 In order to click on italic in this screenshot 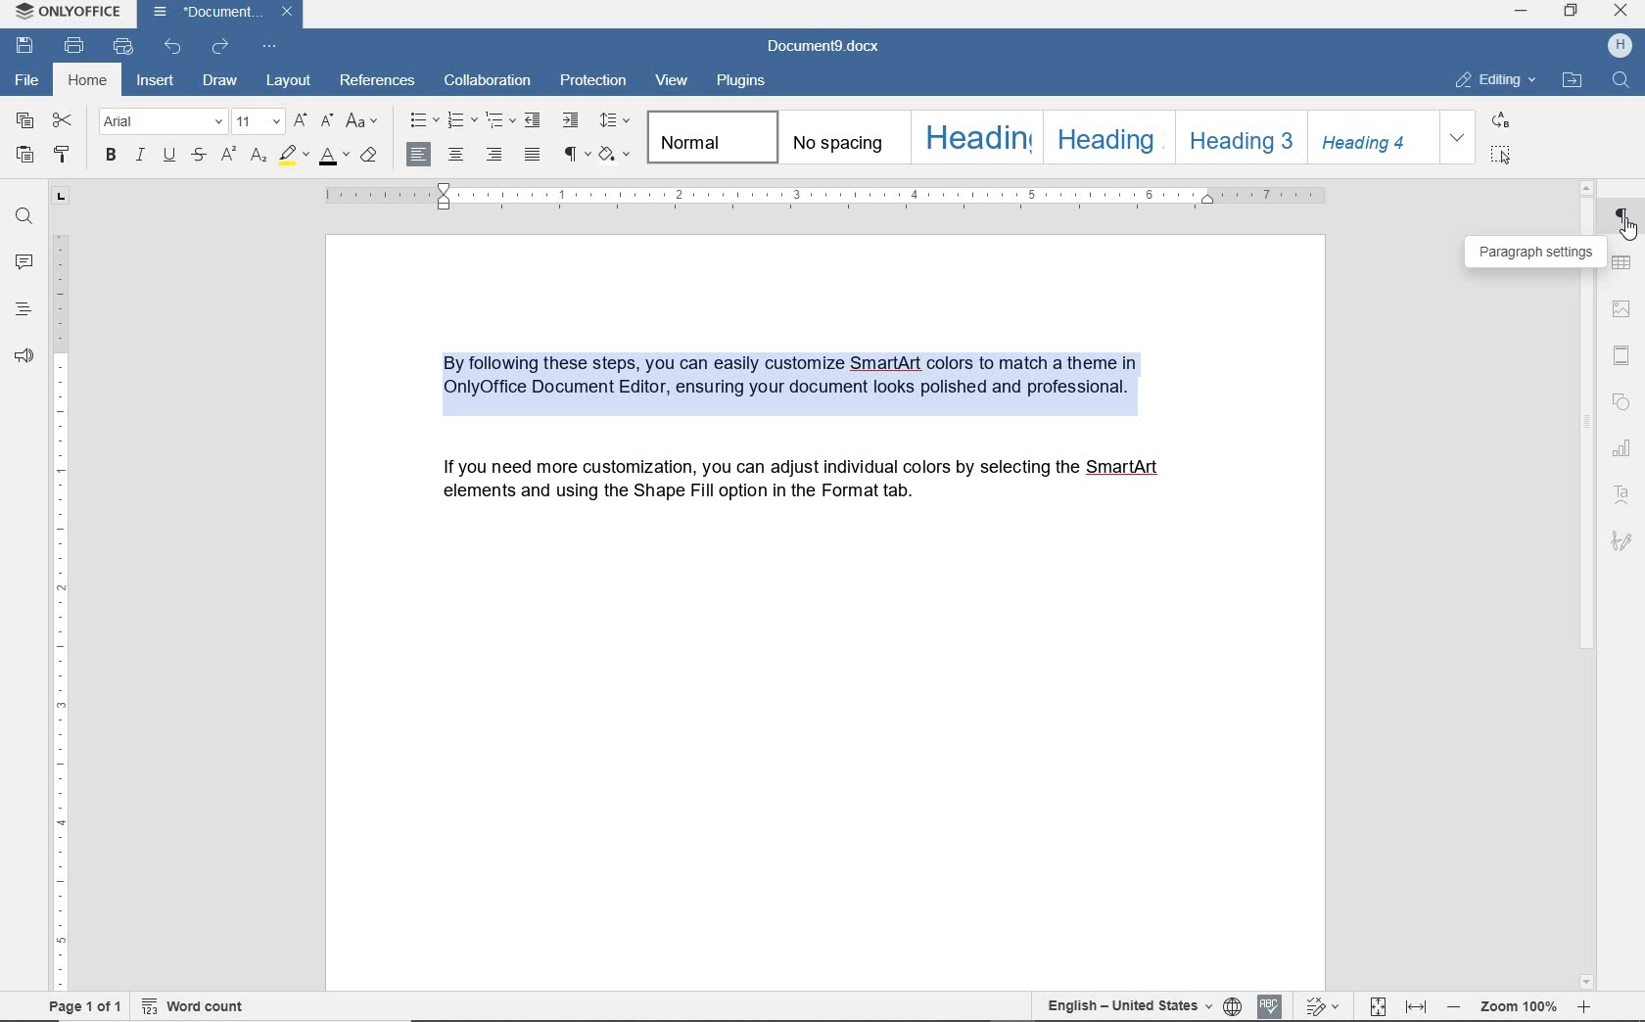, I will do `click(140, 156)`.